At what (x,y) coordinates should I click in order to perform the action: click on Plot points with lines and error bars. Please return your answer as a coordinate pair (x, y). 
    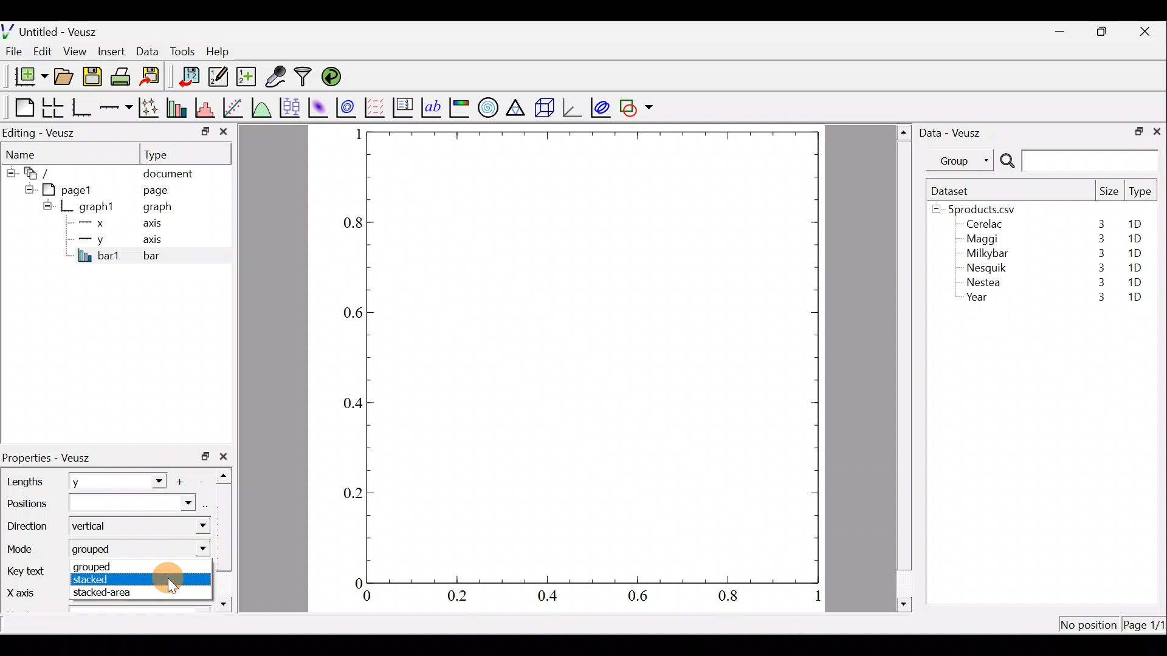
    Looking at the image, I should click on (151, 108).